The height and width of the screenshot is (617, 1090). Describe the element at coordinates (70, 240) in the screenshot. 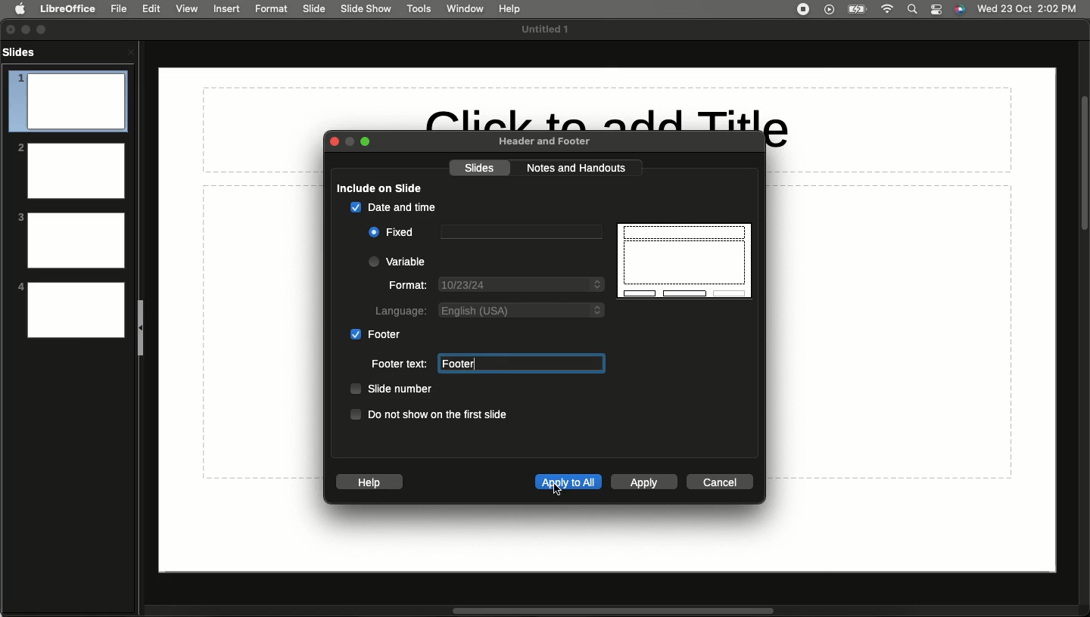

I see `3` at that location.